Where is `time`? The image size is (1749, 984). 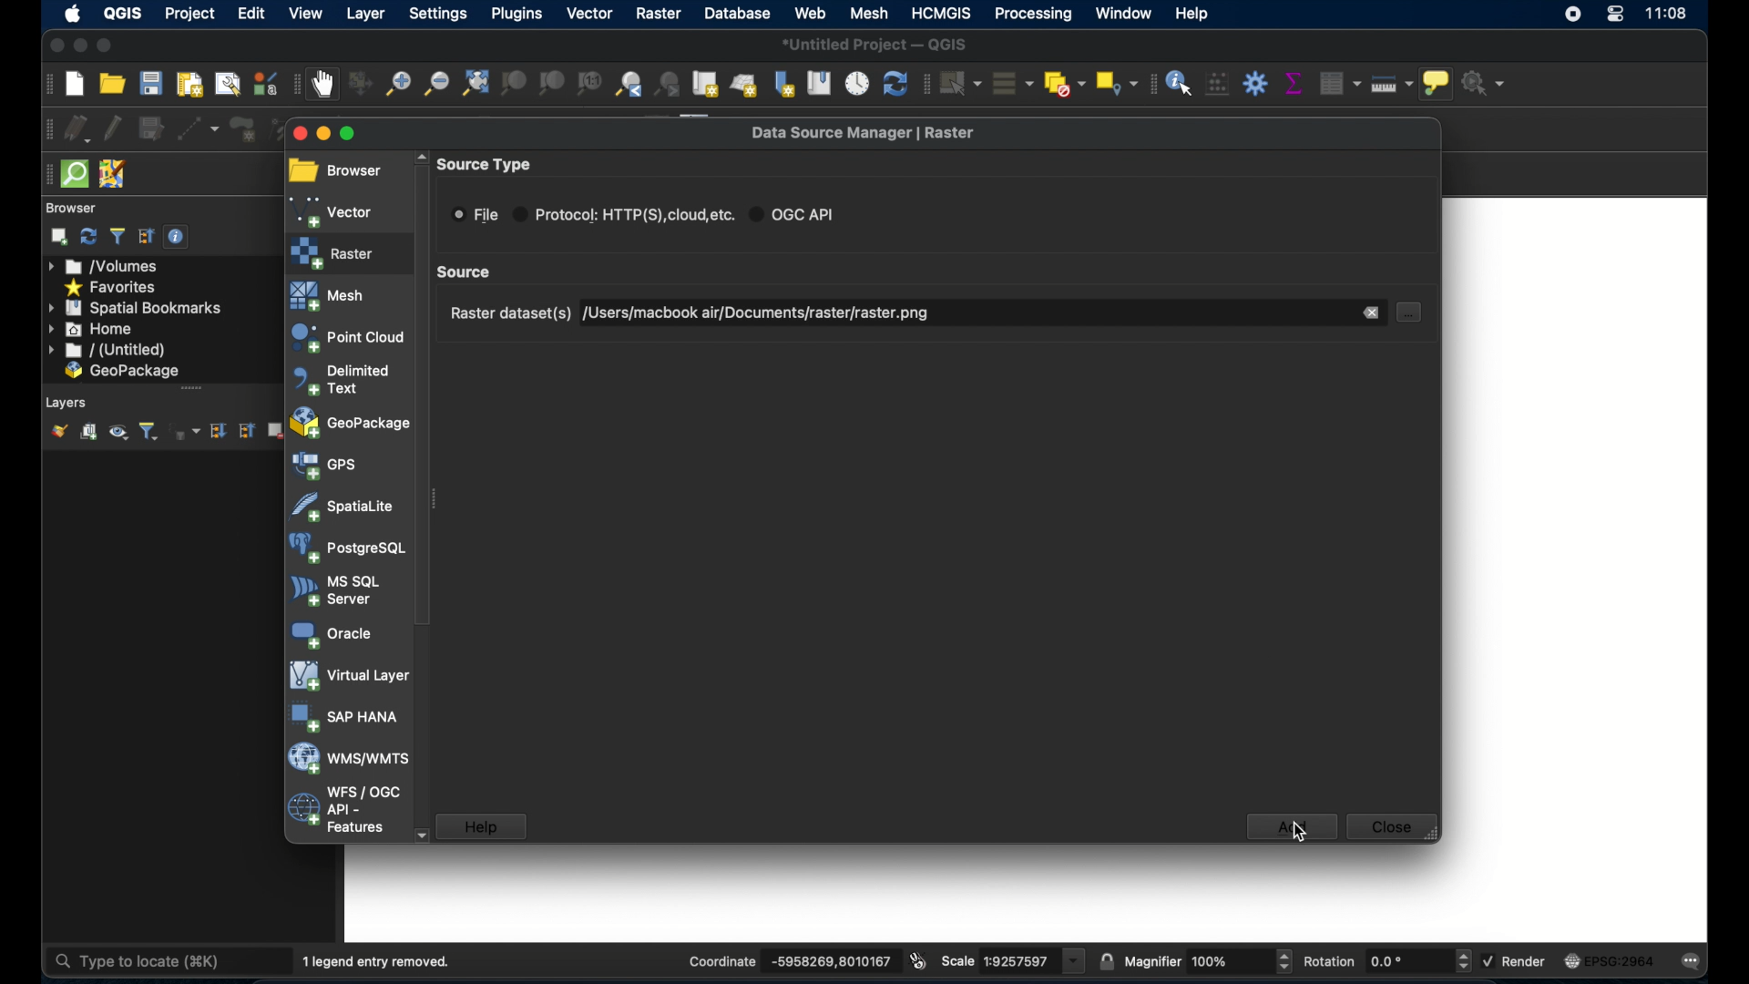 time is located at coordinates (1668, 15).